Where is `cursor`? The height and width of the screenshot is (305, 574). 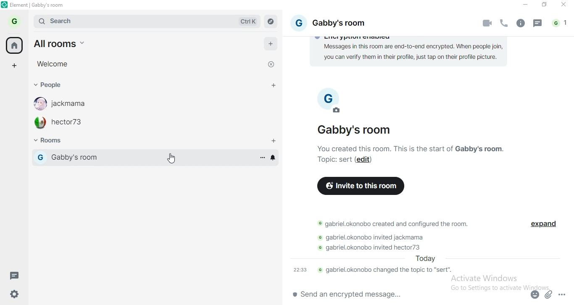 cursor is located at coordinates (170, 158).